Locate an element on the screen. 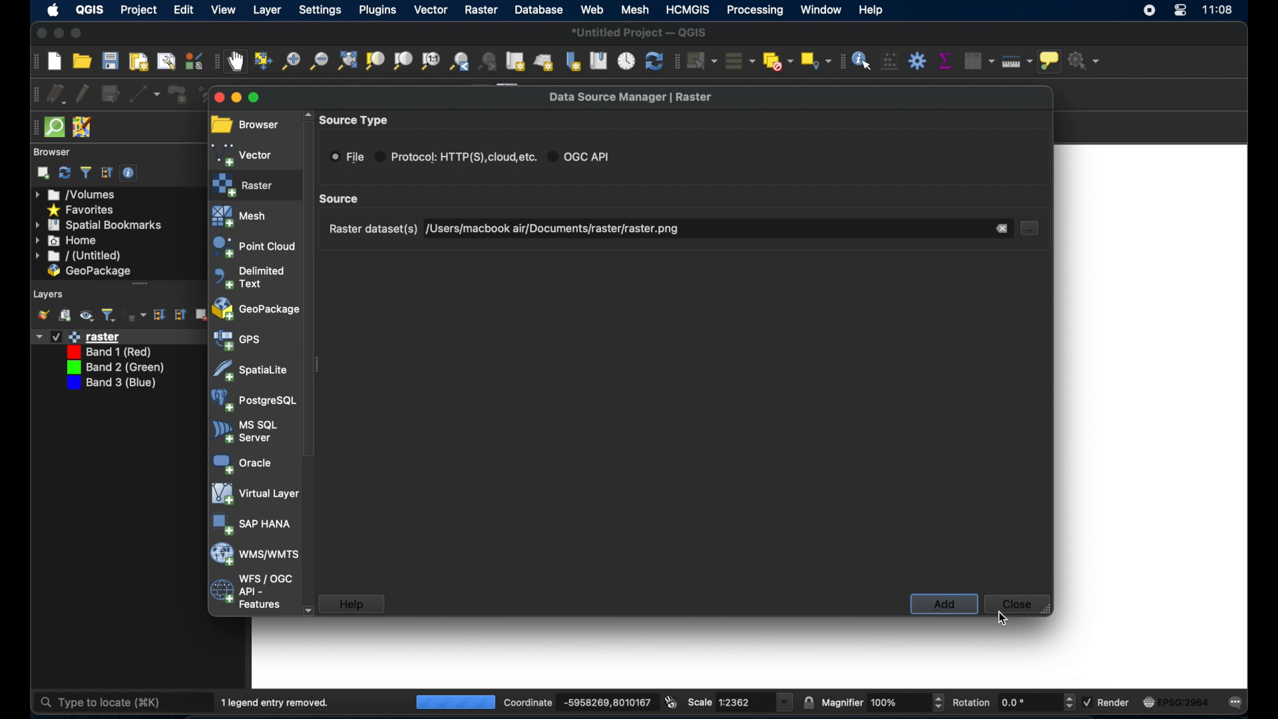  digitizing toolbar is located at coordinates (31, 95).